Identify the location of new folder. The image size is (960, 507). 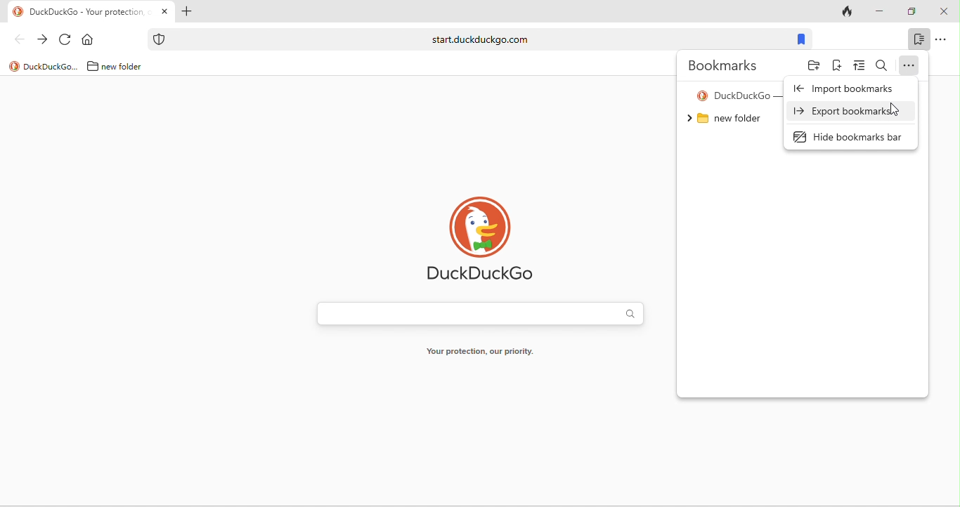
(116, 66).